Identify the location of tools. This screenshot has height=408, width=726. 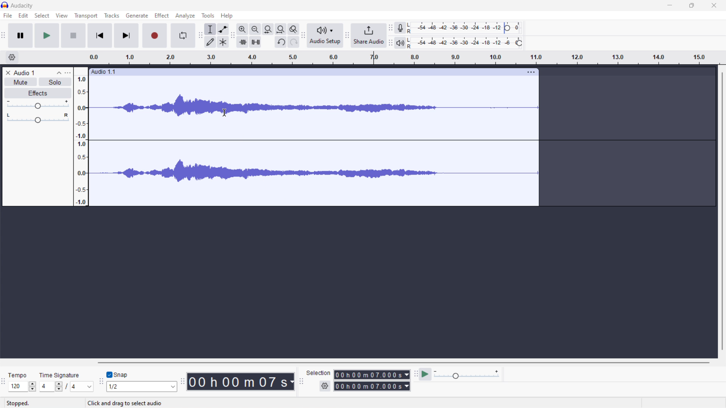
(208, 15).